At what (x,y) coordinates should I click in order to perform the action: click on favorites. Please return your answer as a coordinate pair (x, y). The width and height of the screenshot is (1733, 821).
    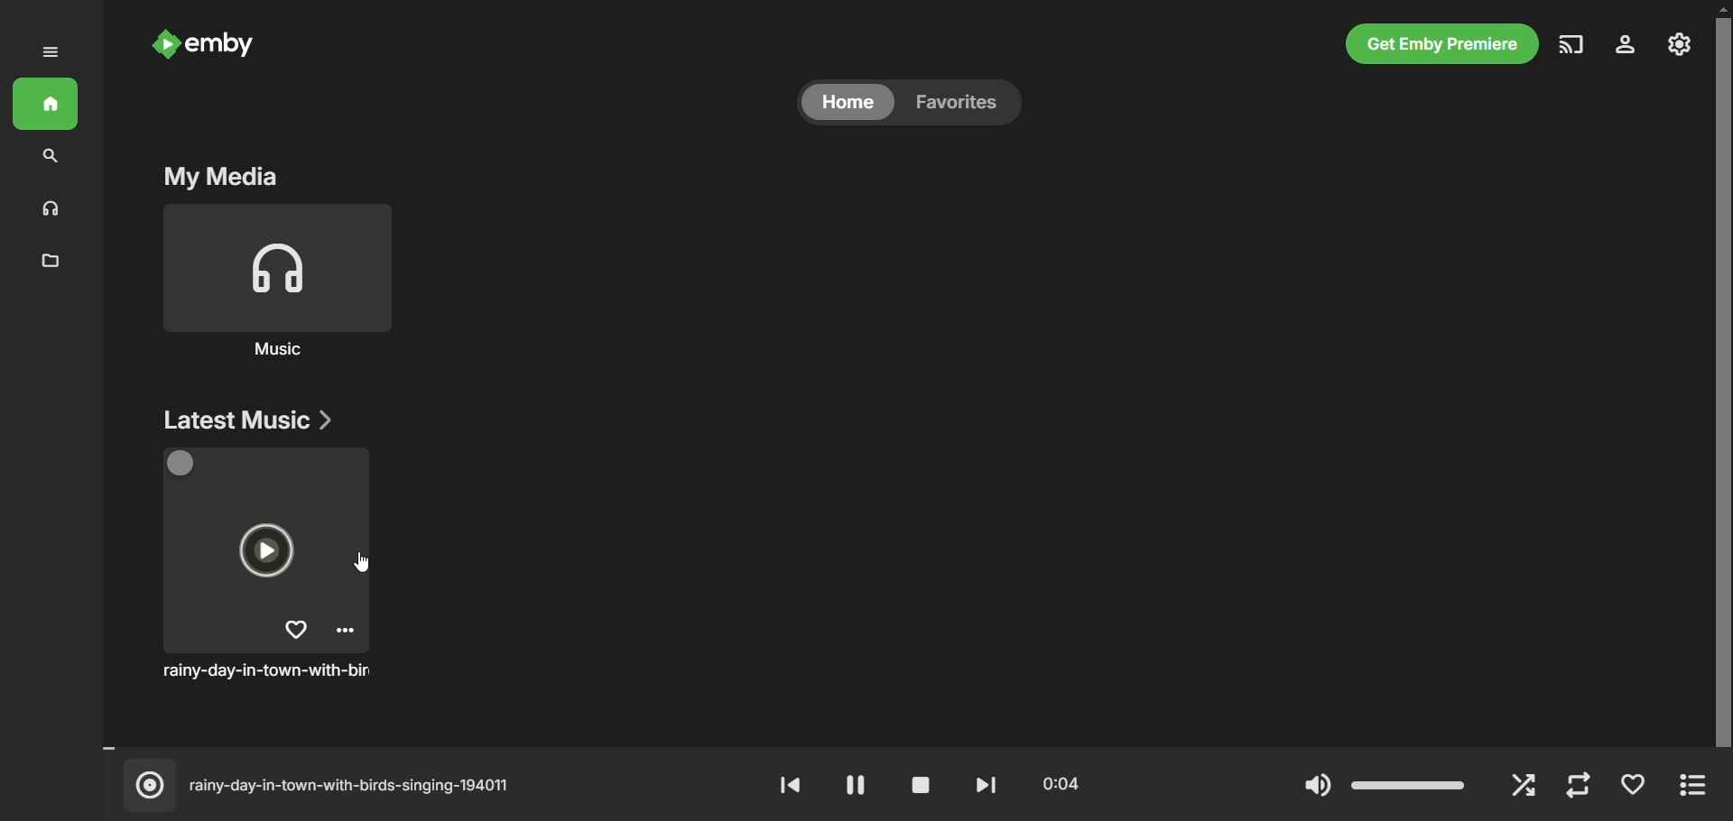
    Looking at the image, I should click on (962, 105).